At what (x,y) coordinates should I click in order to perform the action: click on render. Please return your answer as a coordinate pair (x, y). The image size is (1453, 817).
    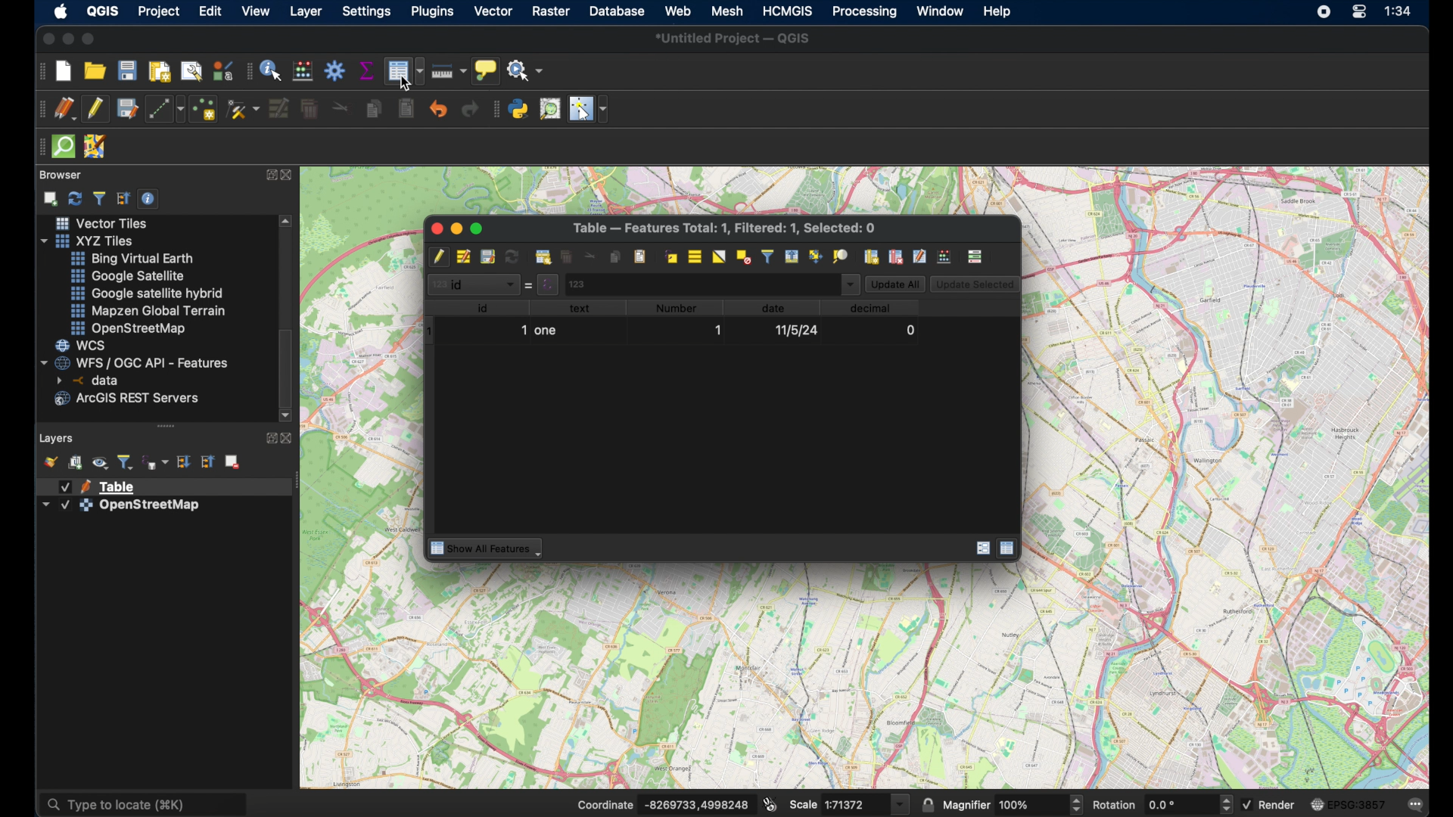
    Looking at the image, I should click on (1282, 804).